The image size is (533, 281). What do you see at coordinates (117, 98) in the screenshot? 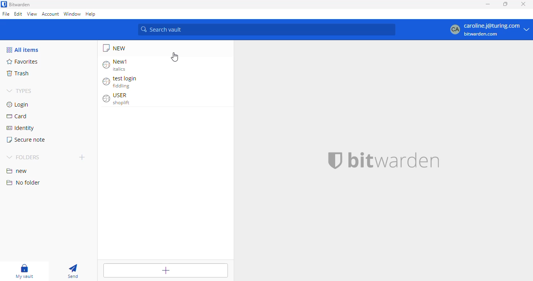
I see `"USER" login entry` at bounding box center [117, 98].